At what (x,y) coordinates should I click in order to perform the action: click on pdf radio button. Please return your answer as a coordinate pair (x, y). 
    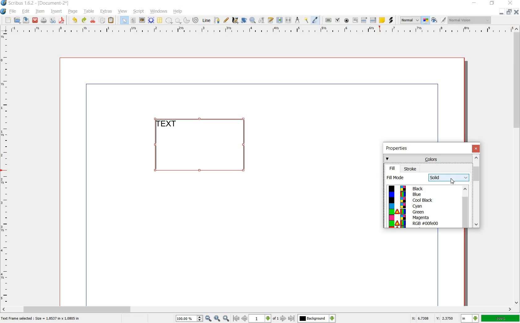
    Looking at the image, I should click on (347, 20).